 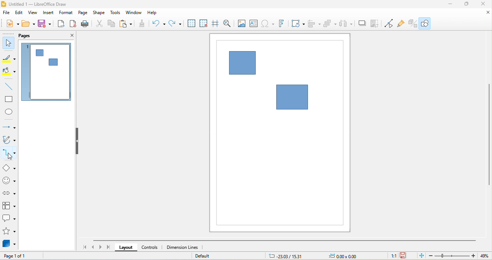 I want to click on cut, so click(x=99, y=24).